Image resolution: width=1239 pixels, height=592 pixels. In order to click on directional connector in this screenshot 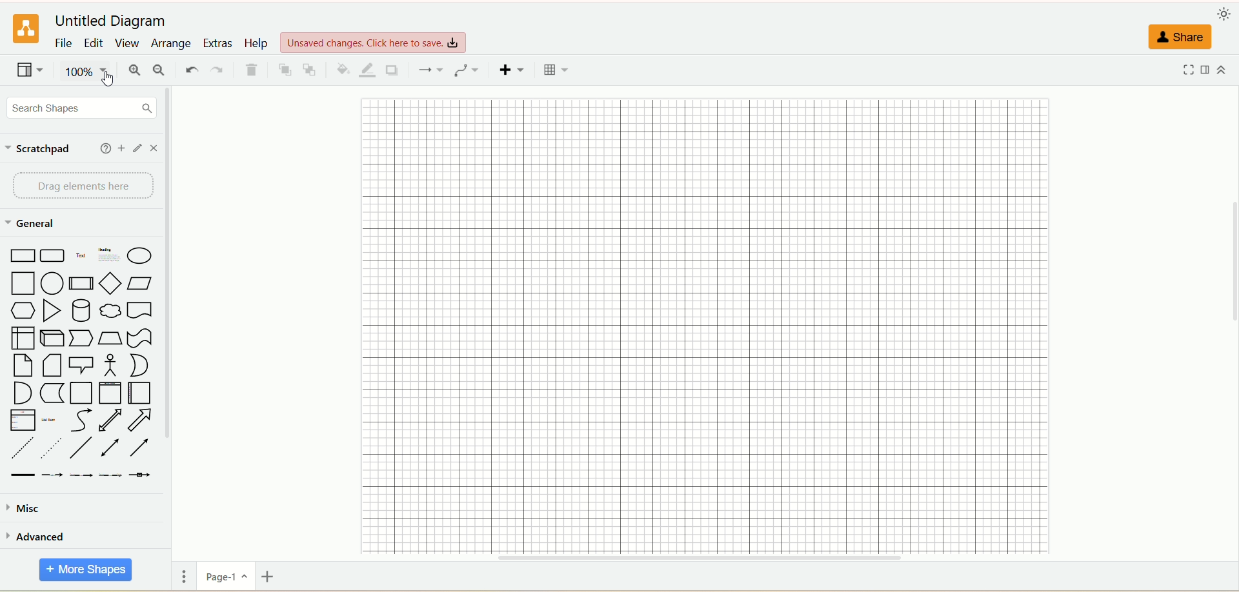, I will do `click(139, 448)`.